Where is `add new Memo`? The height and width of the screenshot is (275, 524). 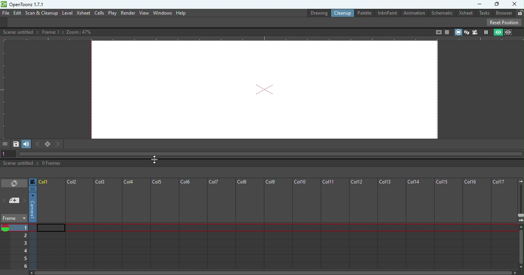
add new Memo is located at coordinates (13, 200).